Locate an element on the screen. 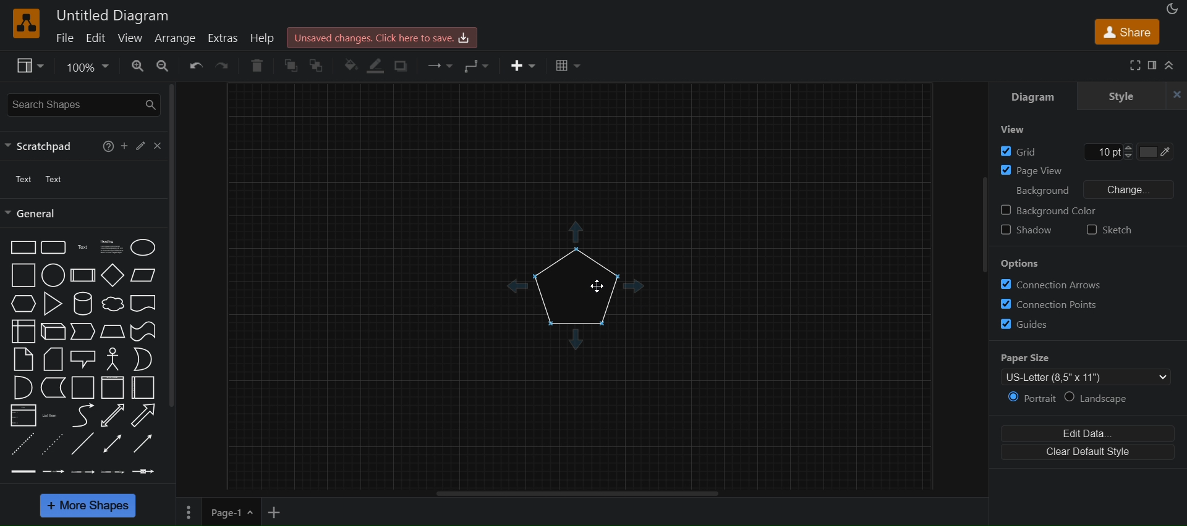 The width and height of the screenshot is (1187, 526). Note is located at coordinates (23, 360).